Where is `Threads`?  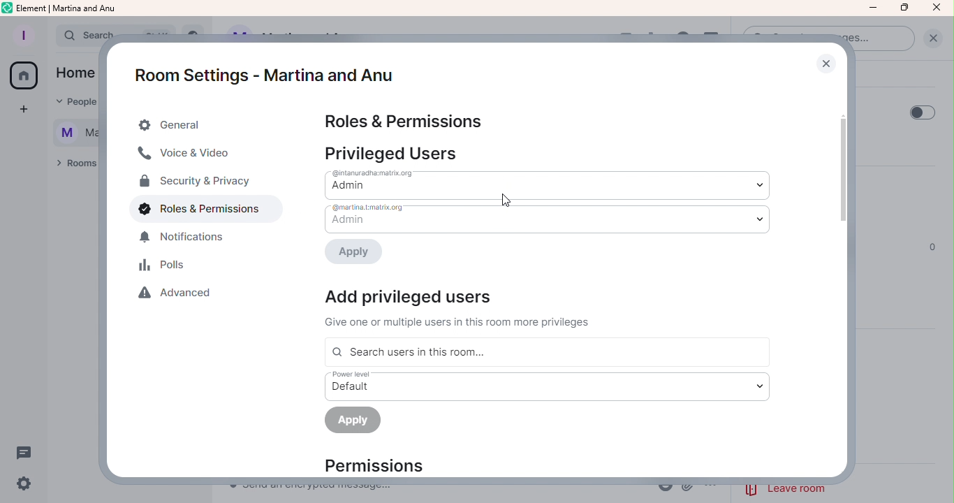
Threads is located at coordinates (28, 452).